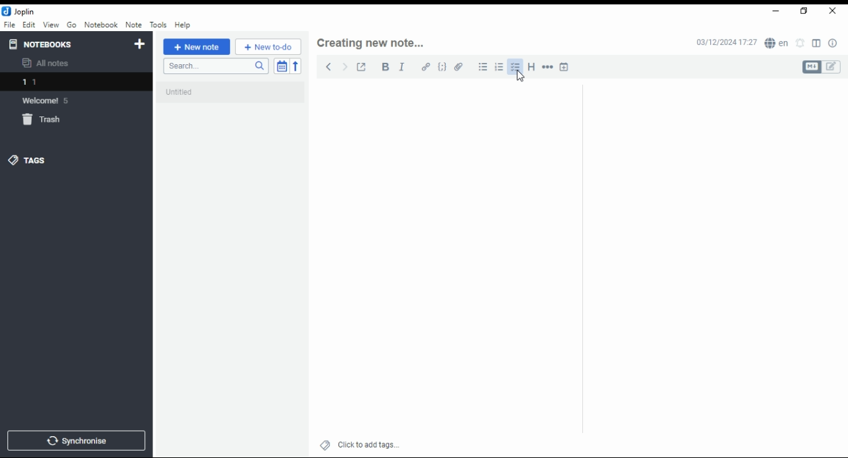 This screenshot has height=458, width=848. I want to click on previous, so click(327, 66).